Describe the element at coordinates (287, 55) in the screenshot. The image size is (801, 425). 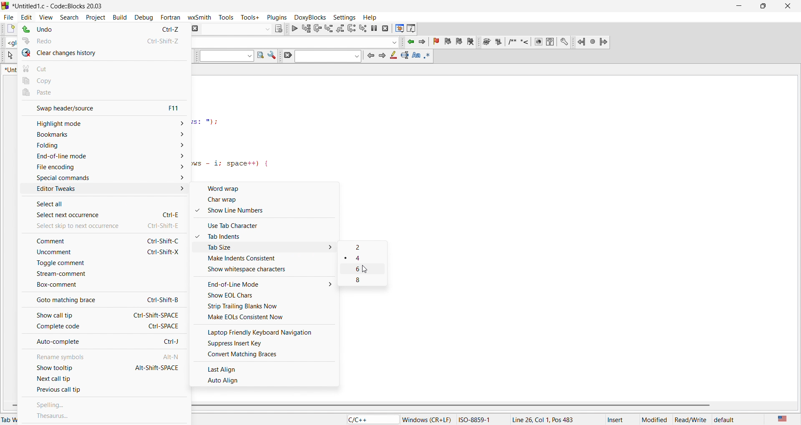
I see `icon` at that location.